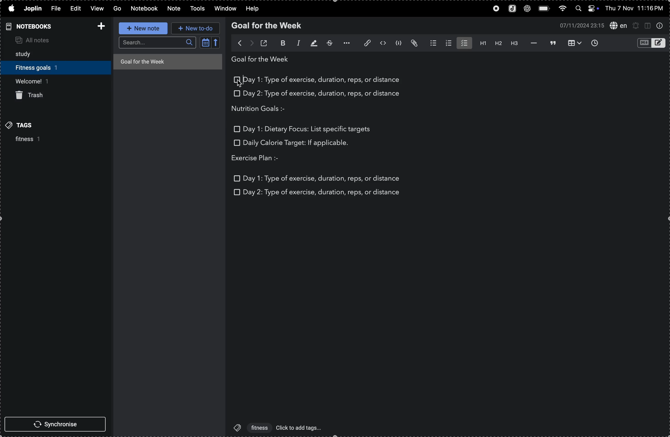  Describe the element at coordinates (251, 42) in the screenshot. I see `forward` at that location.